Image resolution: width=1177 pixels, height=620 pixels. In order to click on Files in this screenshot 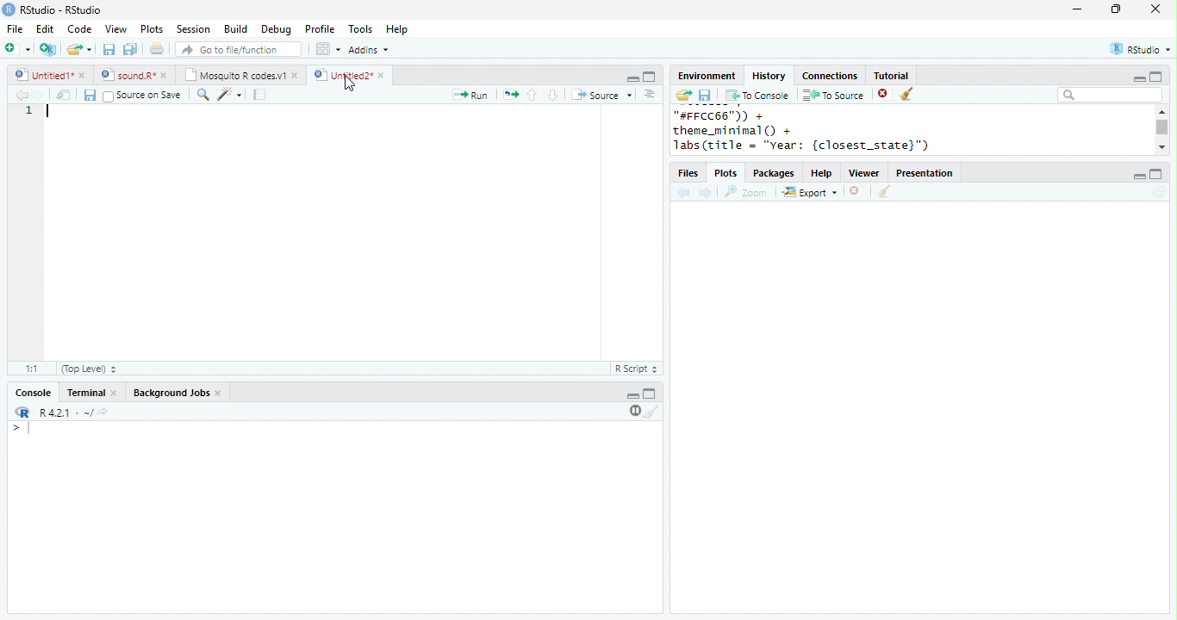, I will do `click(688, 173)`.